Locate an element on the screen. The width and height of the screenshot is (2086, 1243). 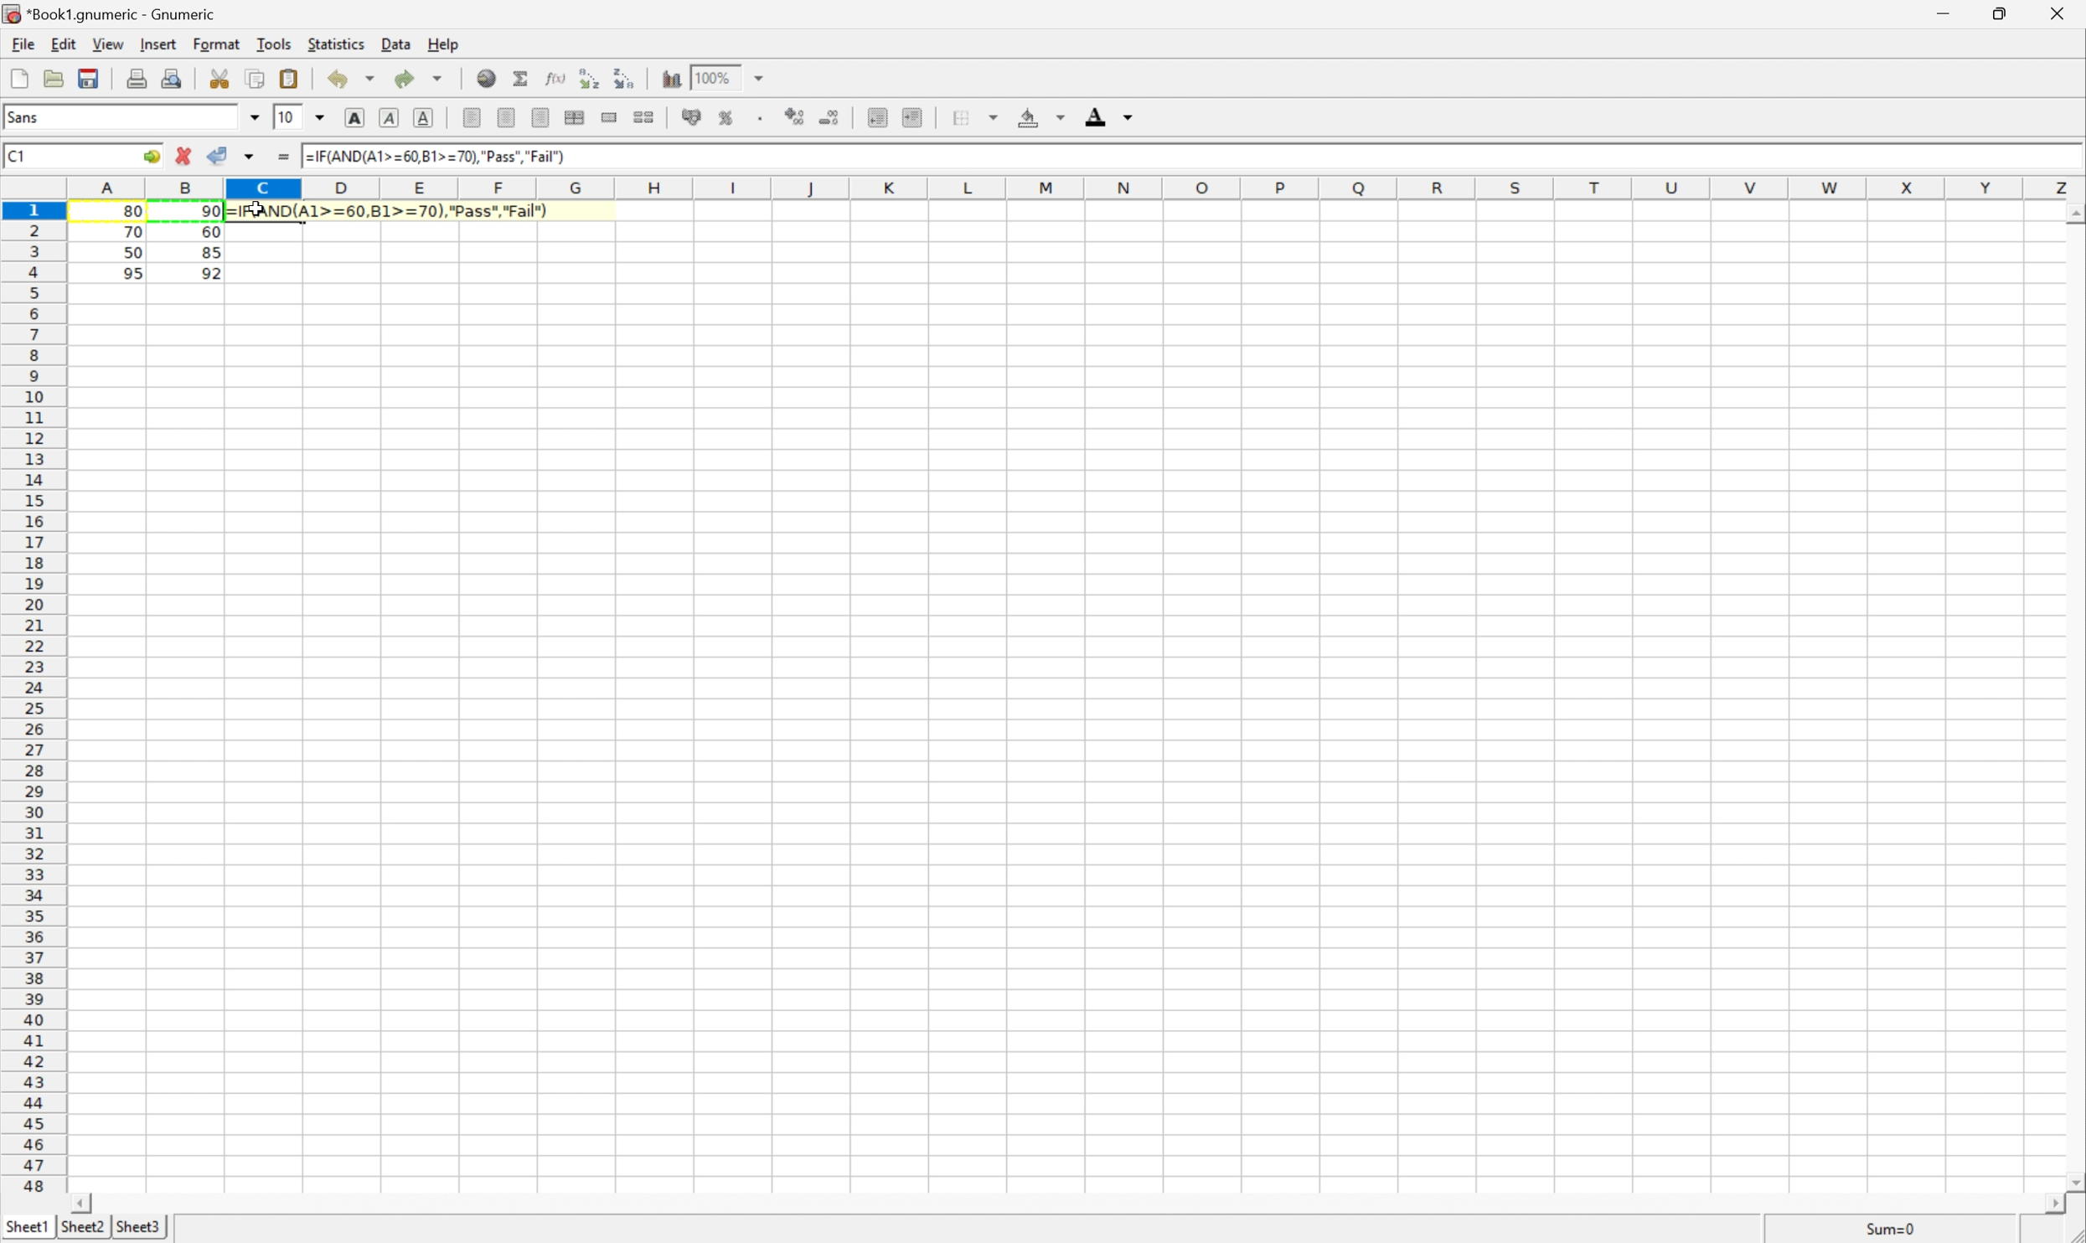
Redo is located at coordinates (400, 75).